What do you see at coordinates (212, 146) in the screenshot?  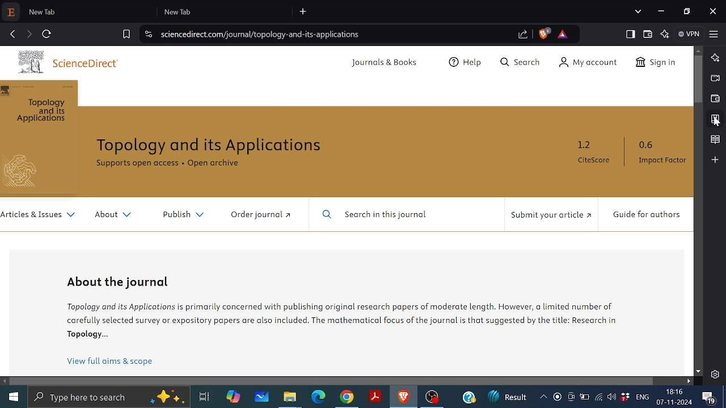 I see `Topology and its applications` at bounding box center [212, 146].